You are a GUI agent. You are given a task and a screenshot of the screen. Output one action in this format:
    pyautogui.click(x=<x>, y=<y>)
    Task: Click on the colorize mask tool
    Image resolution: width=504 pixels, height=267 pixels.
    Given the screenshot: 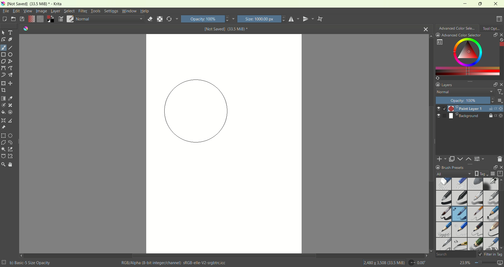 What is the action you would take?
    pyautogui.click(x=4, y=105)
    